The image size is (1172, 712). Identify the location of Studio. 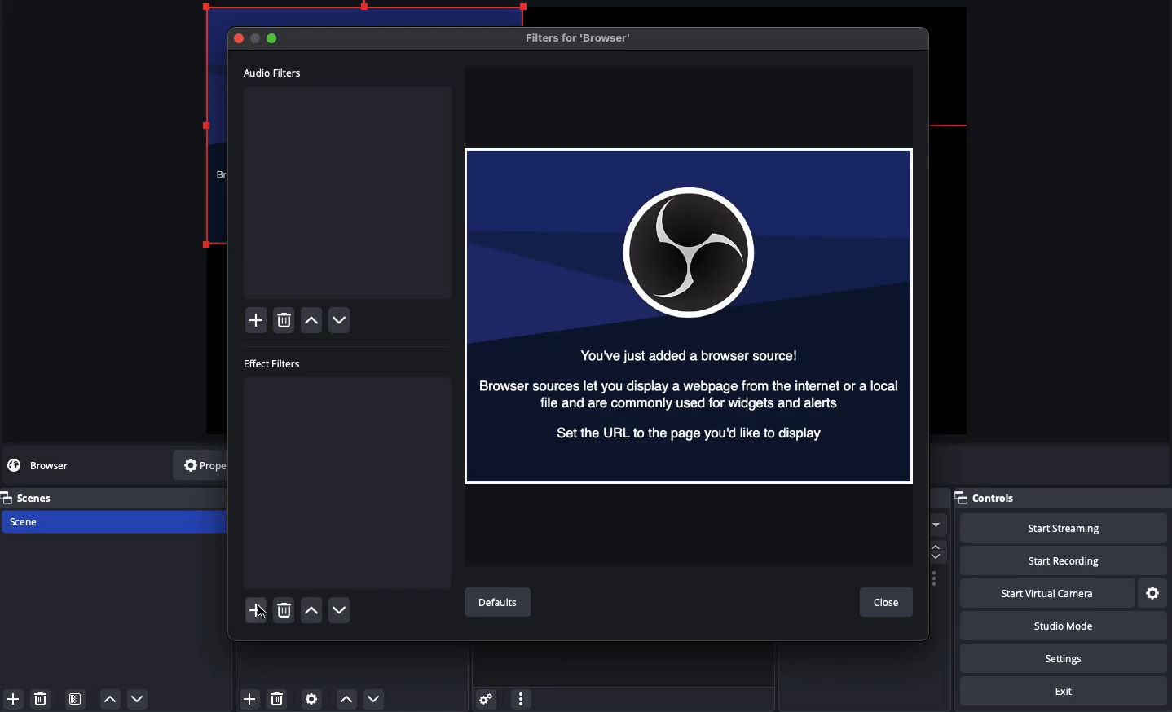
(1062, 626).